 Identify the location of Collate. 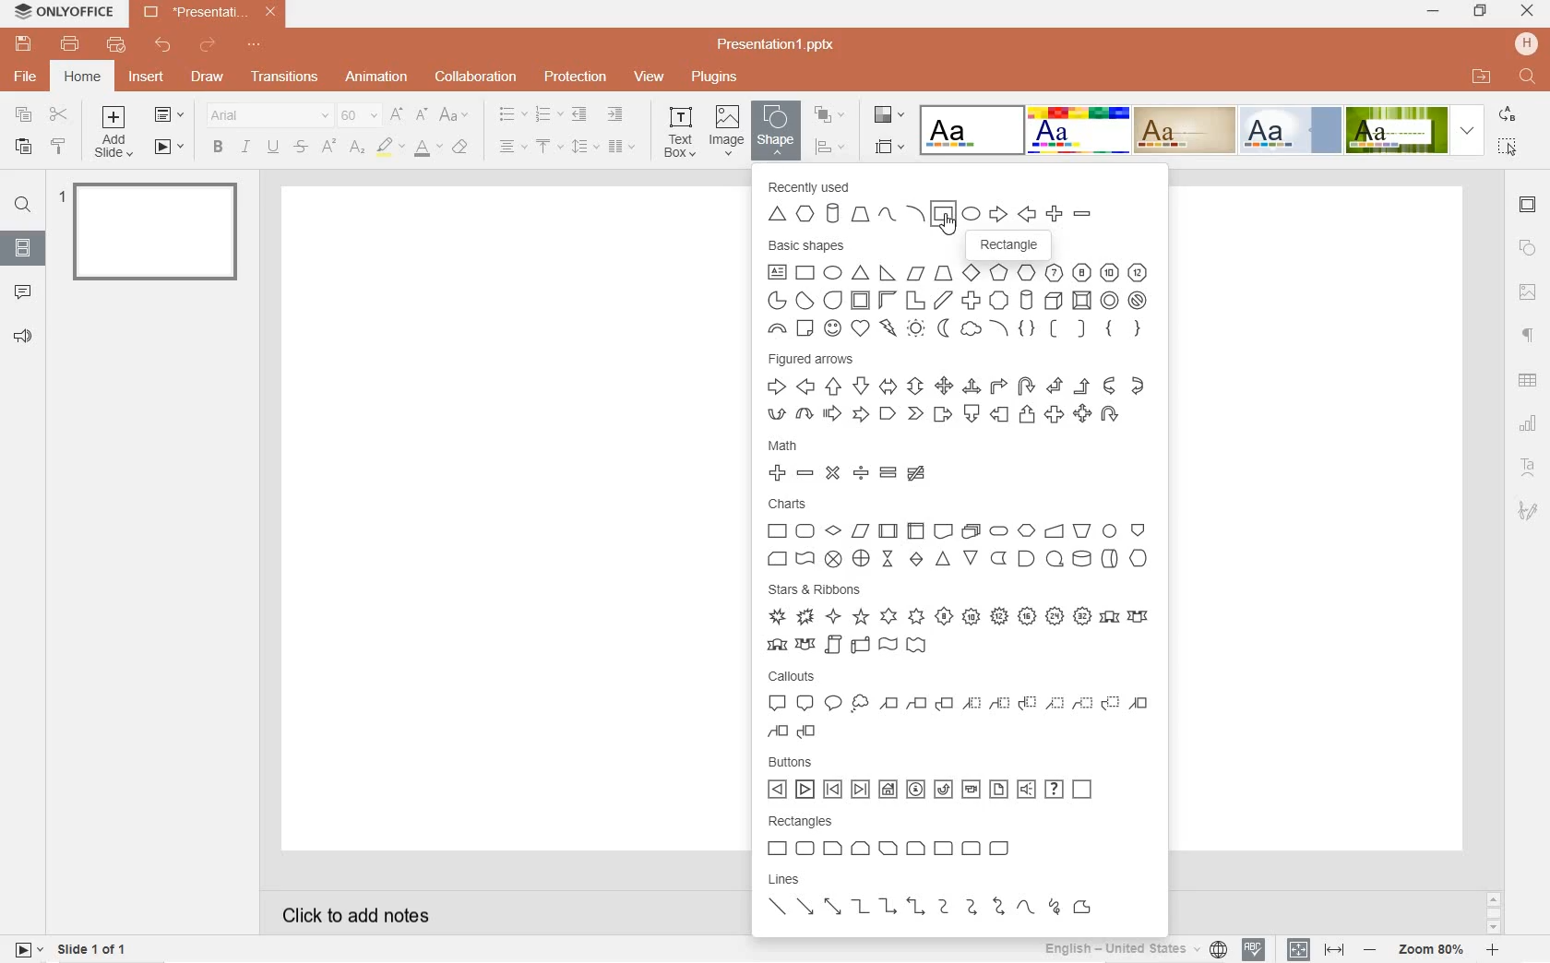
(888, 559).